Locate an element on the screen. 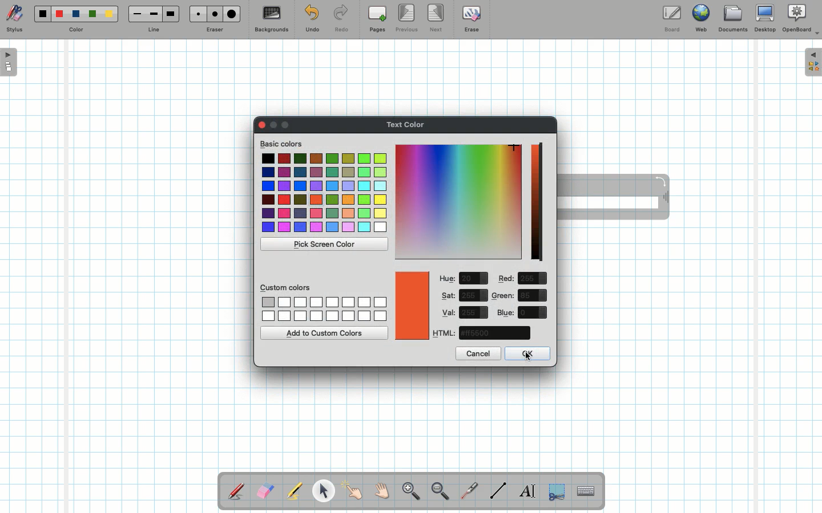  Custom colors is located at coordinates (287, 287).